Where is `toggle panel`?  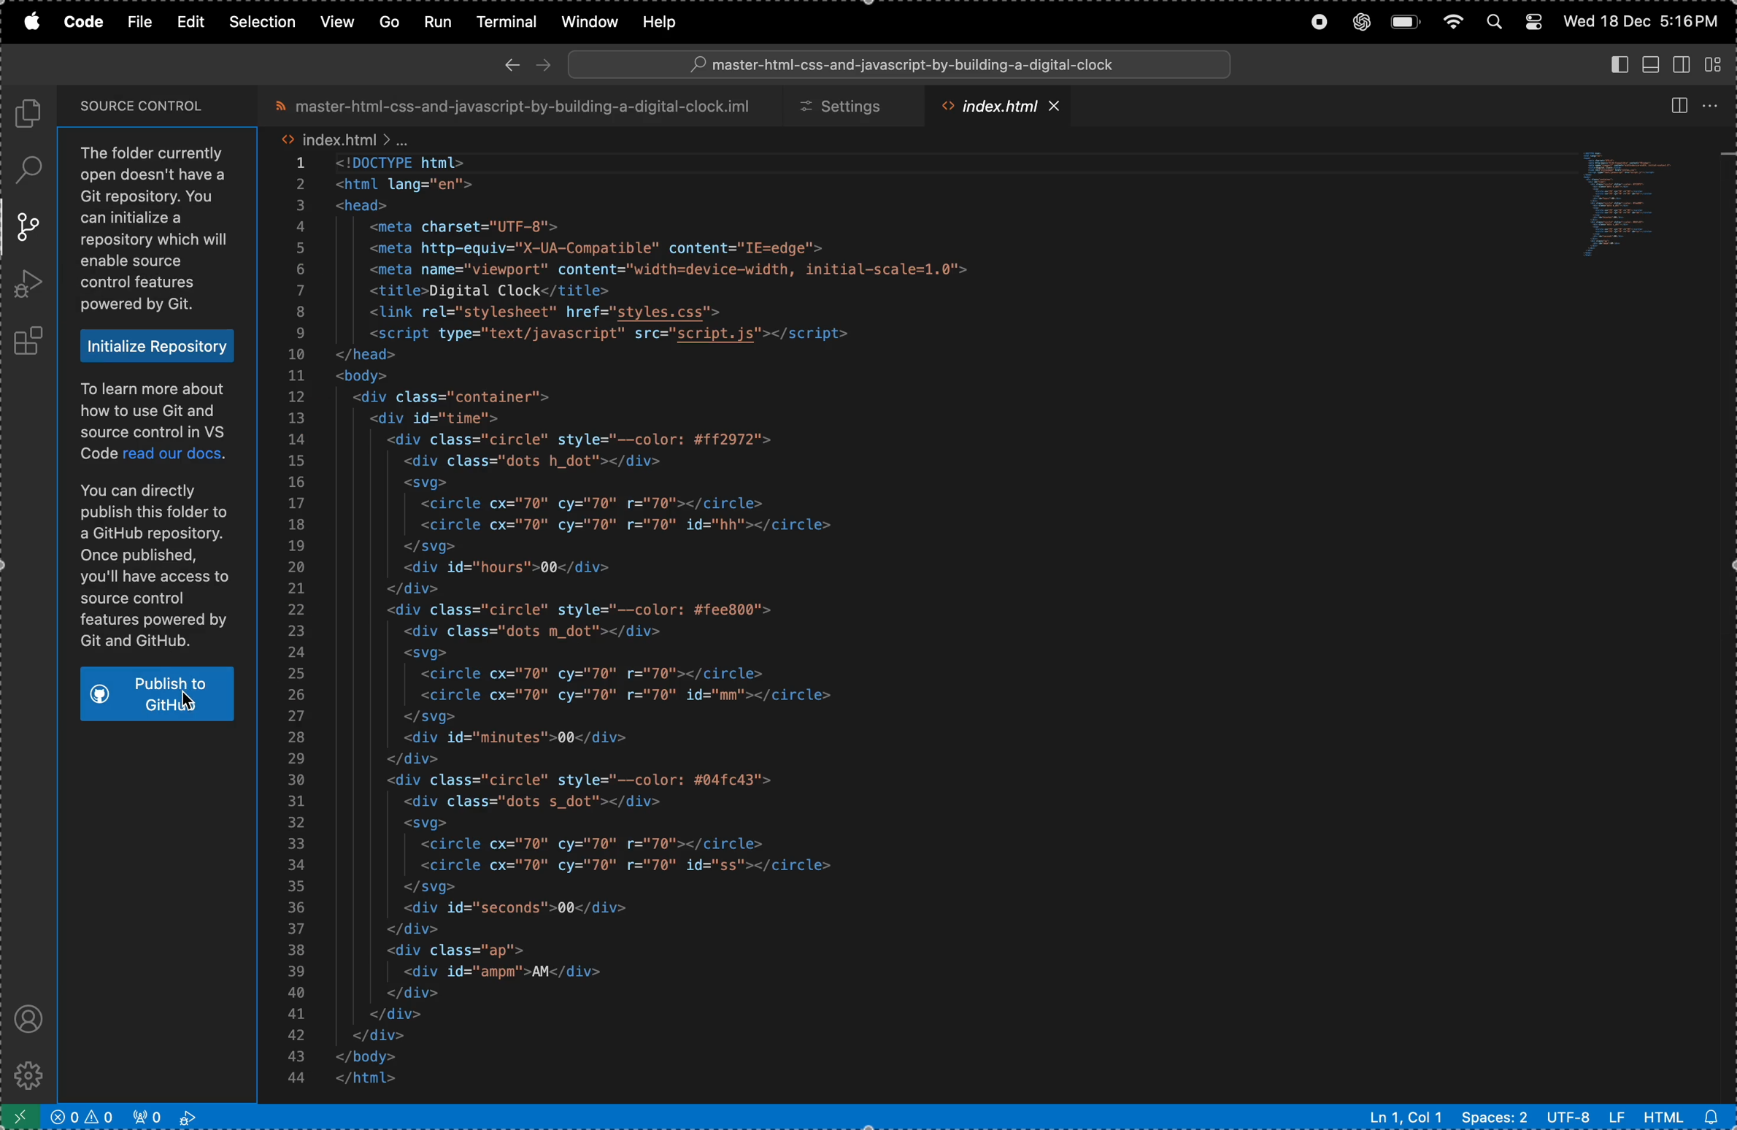
toggle panel is located at coordinates (1649, 63).